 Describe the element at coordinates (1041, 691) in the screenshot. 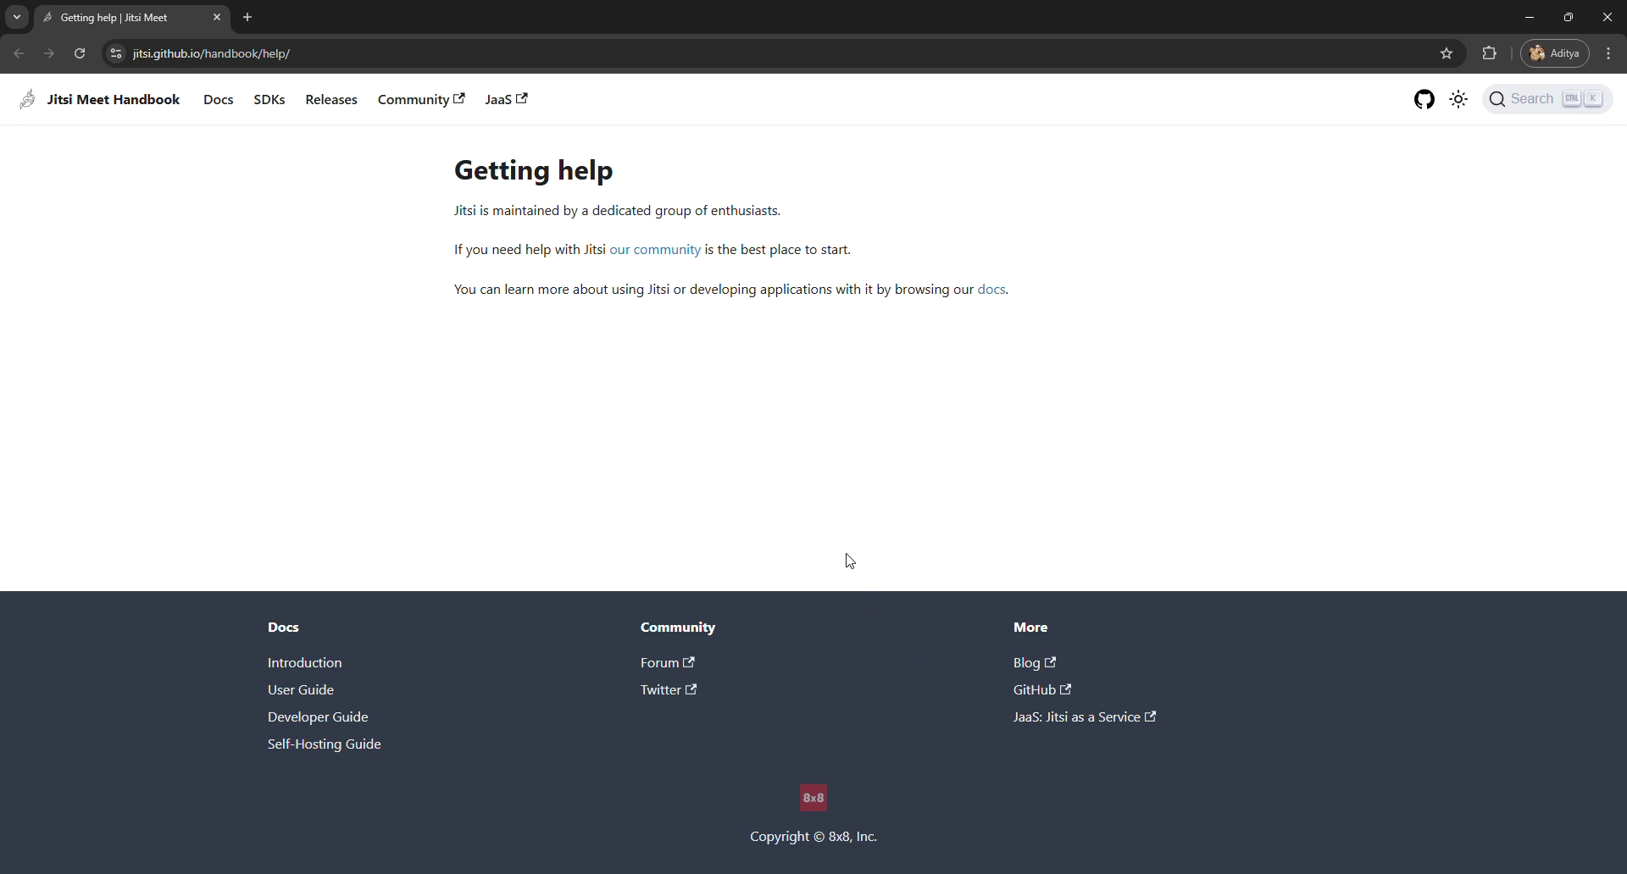

I see `github` at that location.